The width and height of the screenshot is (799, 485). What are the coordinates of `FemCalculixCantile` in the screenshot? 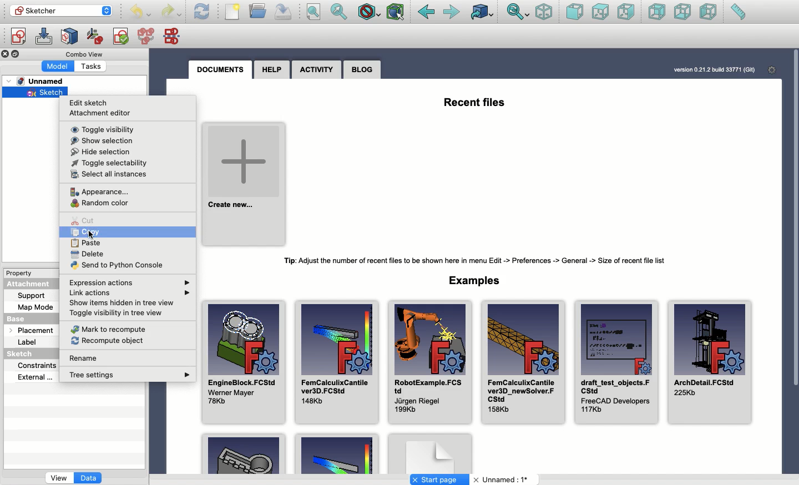 It's located at (522, 361).